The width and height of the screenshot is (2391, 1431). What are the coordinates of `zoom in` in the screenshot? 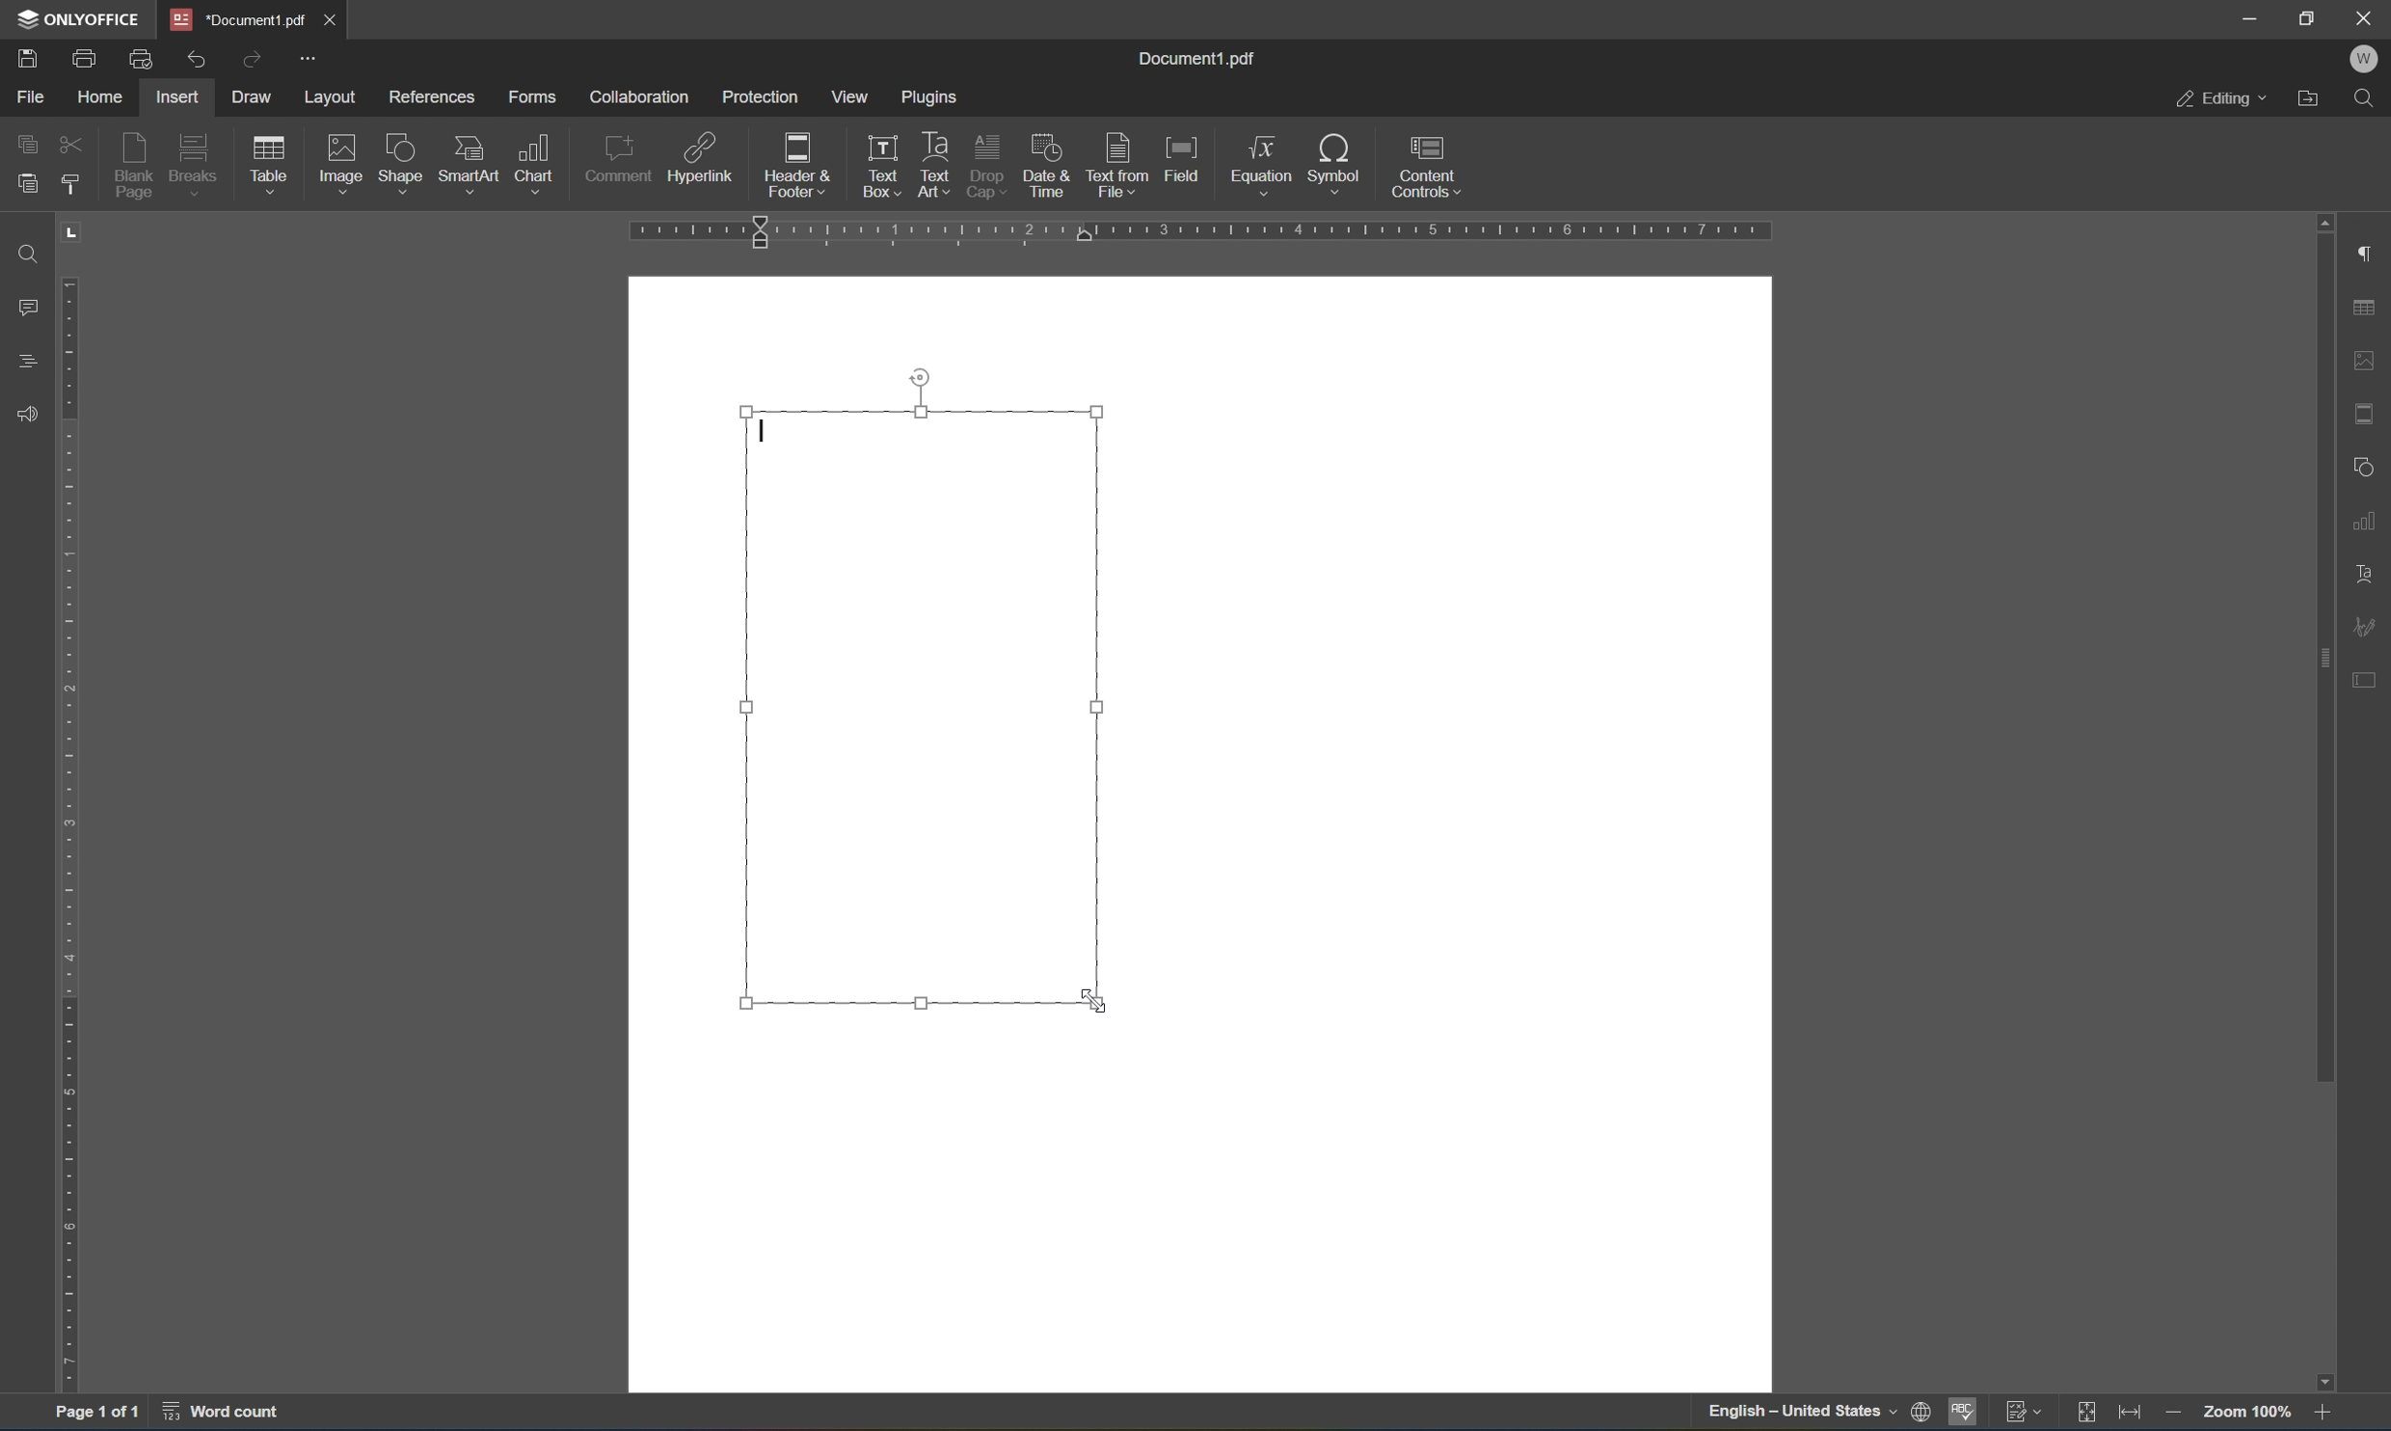 It's located at (2178, 1415).